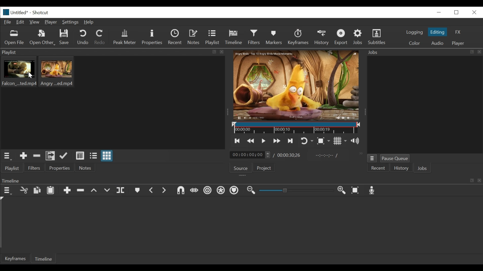  What do you see at coordinates (414, 32) in the screenshot?
I see `logging` at bounding box center [414, 32].